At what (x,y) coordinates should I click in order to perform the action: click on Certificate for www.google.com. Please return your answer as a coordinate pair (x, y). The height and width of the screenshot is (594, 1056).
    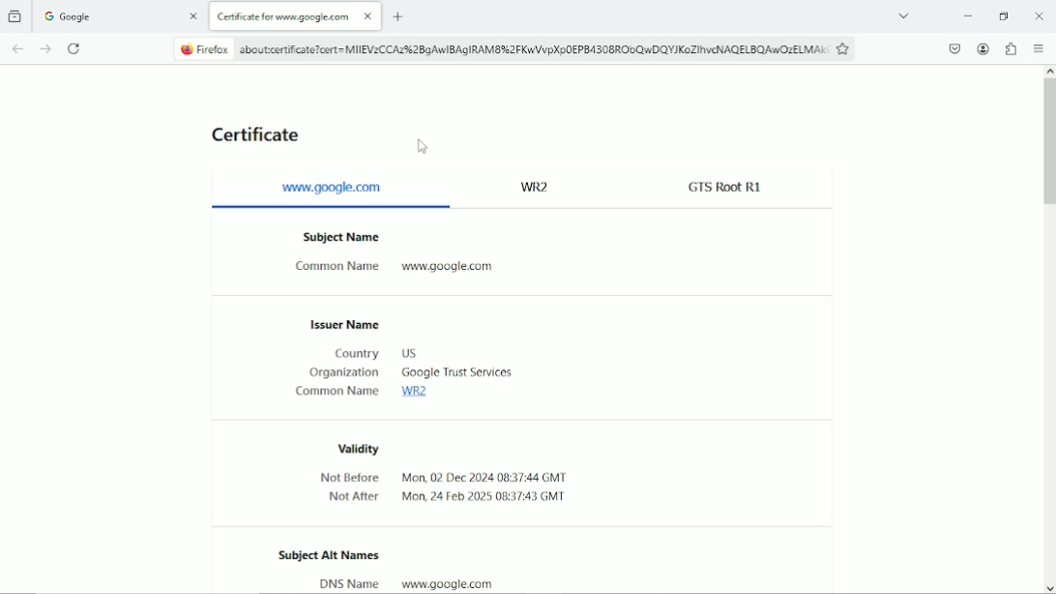
    Looking at the image, I should click on (296, 15).